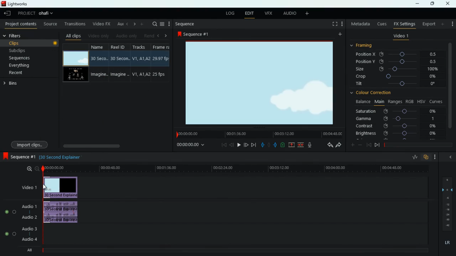 The image size is (456, 256). Describe the element at coordinates (428, 24) in the screenshot. I see `export` at that location.